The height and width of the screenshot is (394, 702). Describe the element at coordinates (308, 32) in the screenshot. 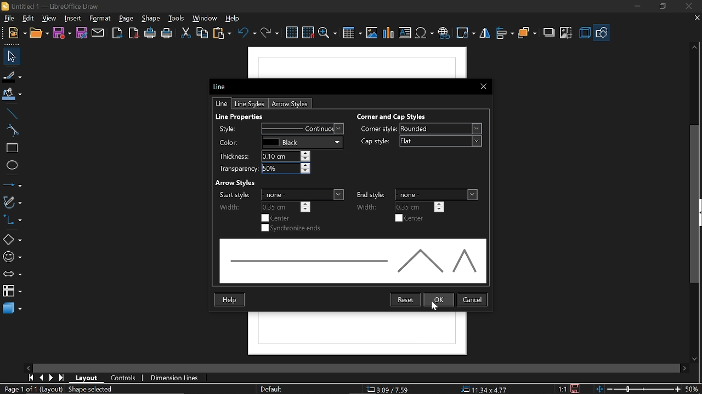

I see `snap to grid` at that location.